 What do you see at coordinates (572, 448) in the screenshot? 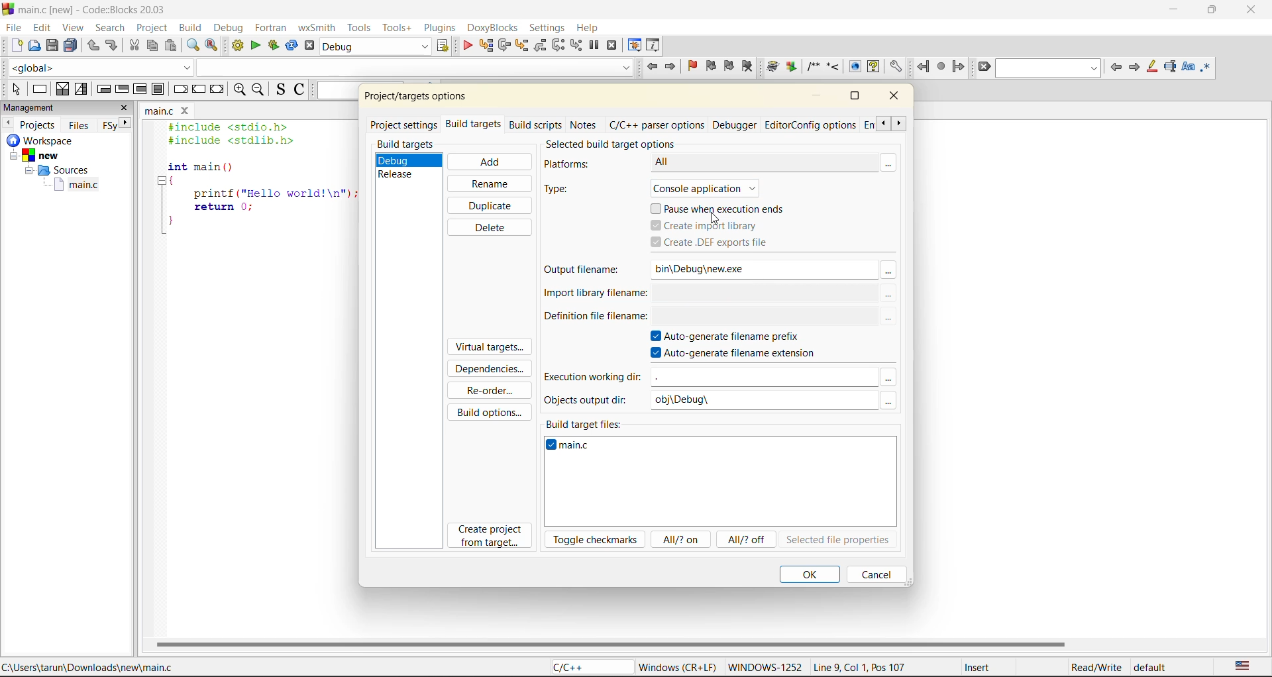
I see `file name` at bounding box center [572, 448].